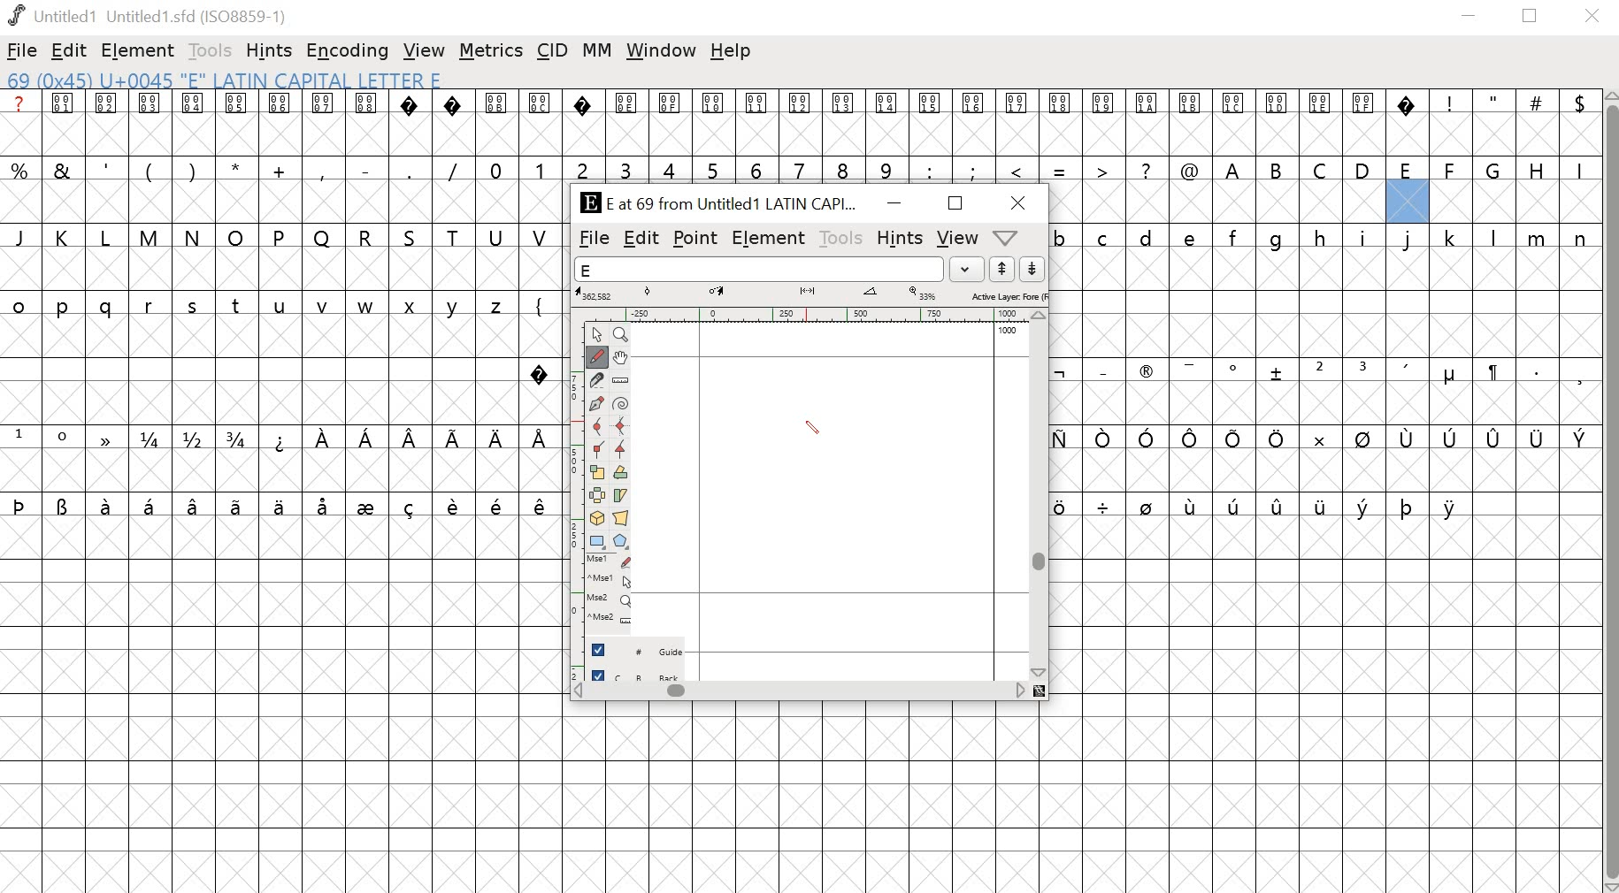  Describe the element at coordinates (1469, 19) in the screenshot. I see `minimize` at that location.